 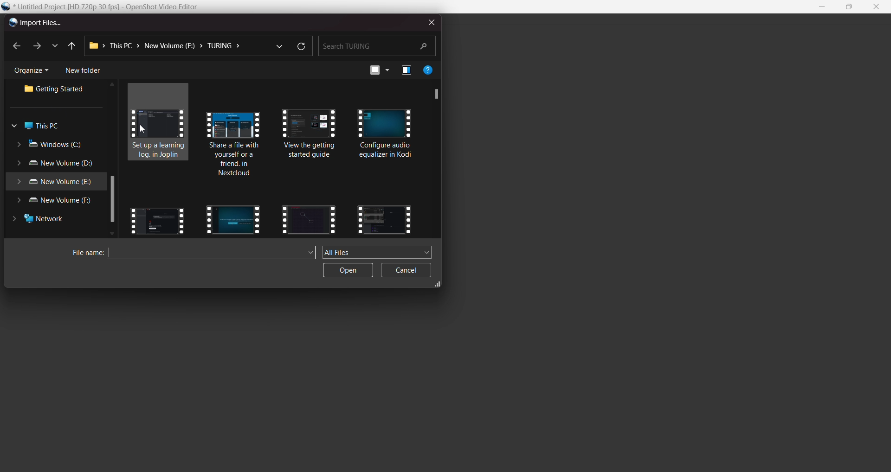 I want to click on videos, so click(x=309, y=218).